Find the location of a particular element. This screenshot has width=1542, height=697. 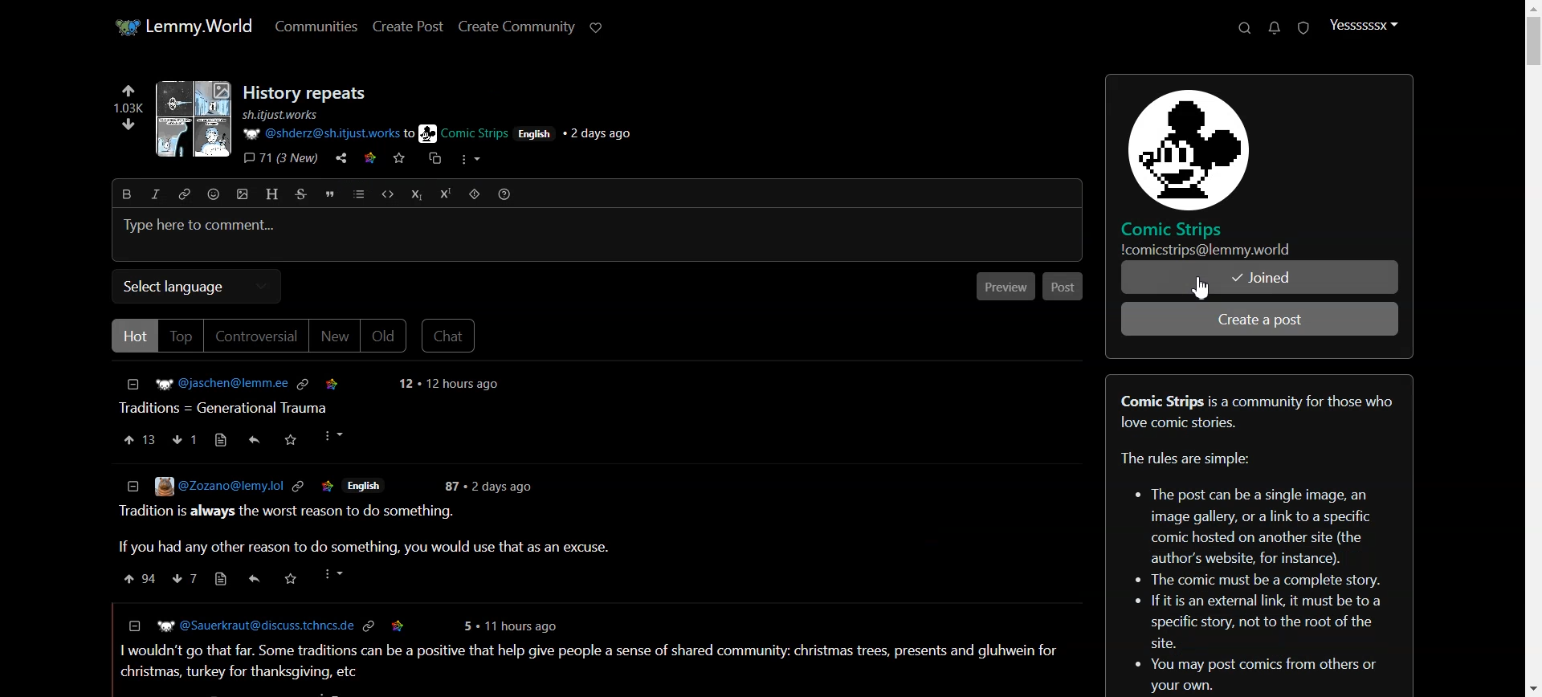

Save is located at coordinates (328, 484).